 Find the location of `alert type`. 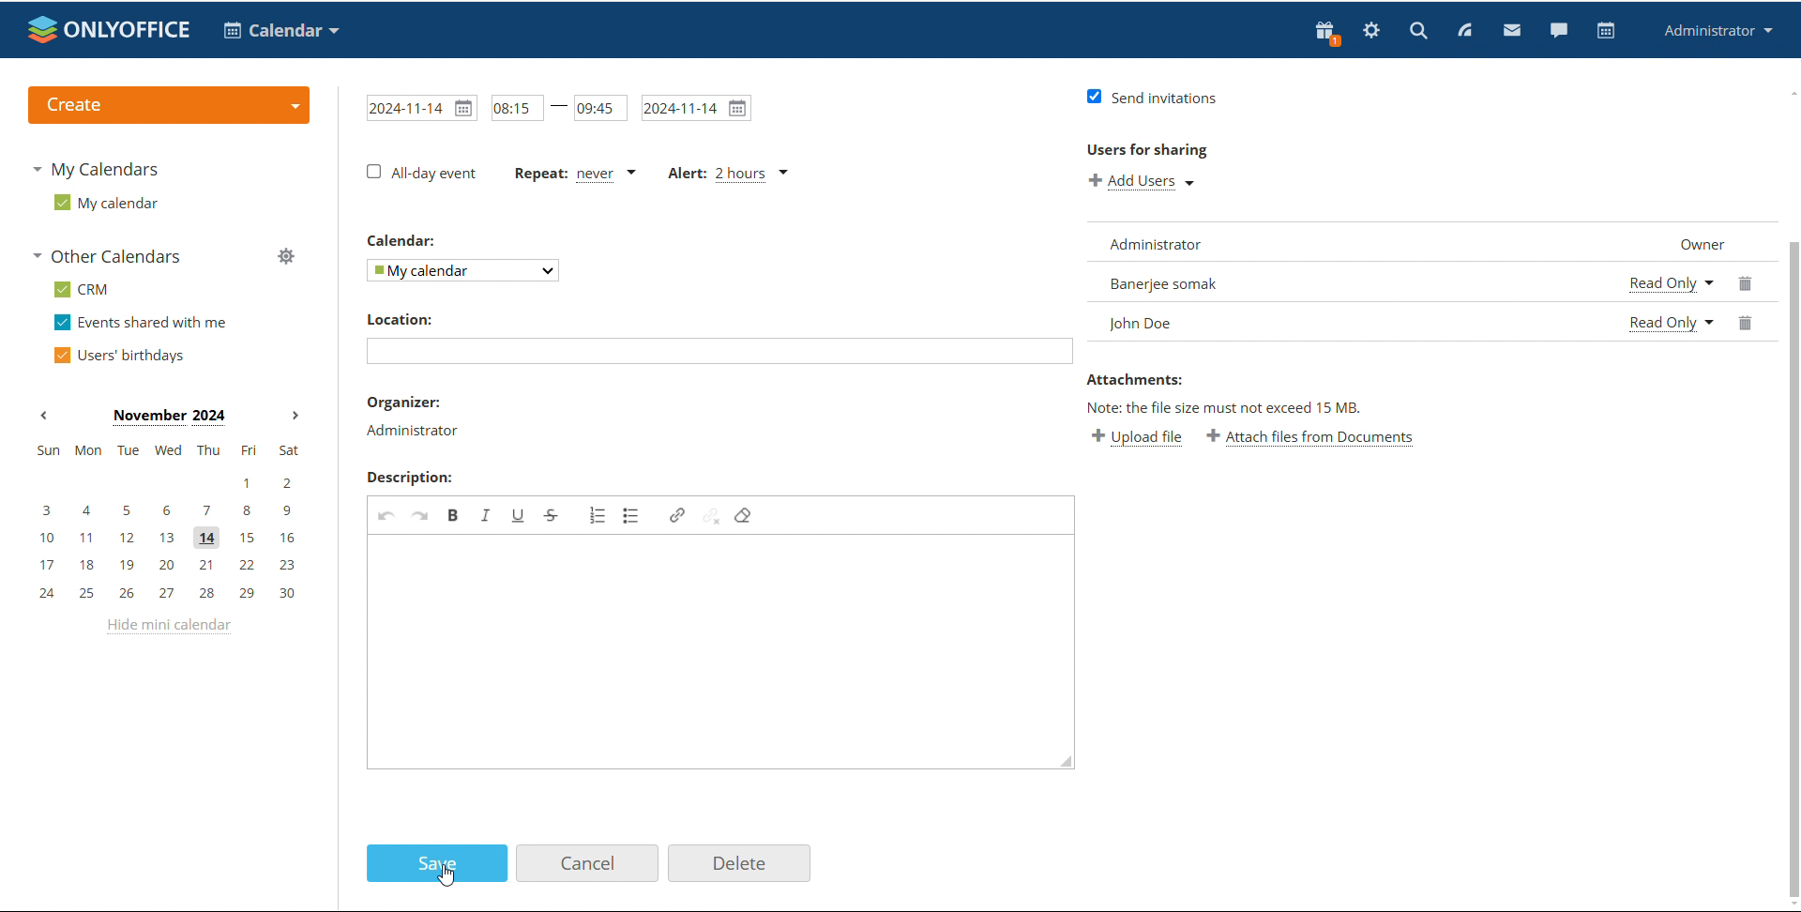

alert type is located at coordinates (730, 175).